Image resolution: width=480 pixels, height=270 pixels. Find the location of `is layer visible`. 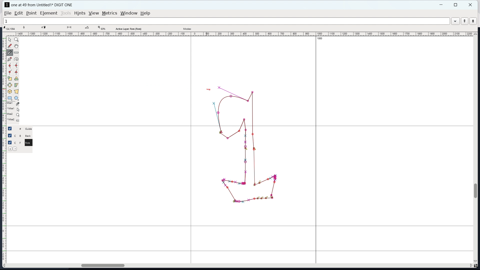

is layer visible is located at coordinates (10, 128).